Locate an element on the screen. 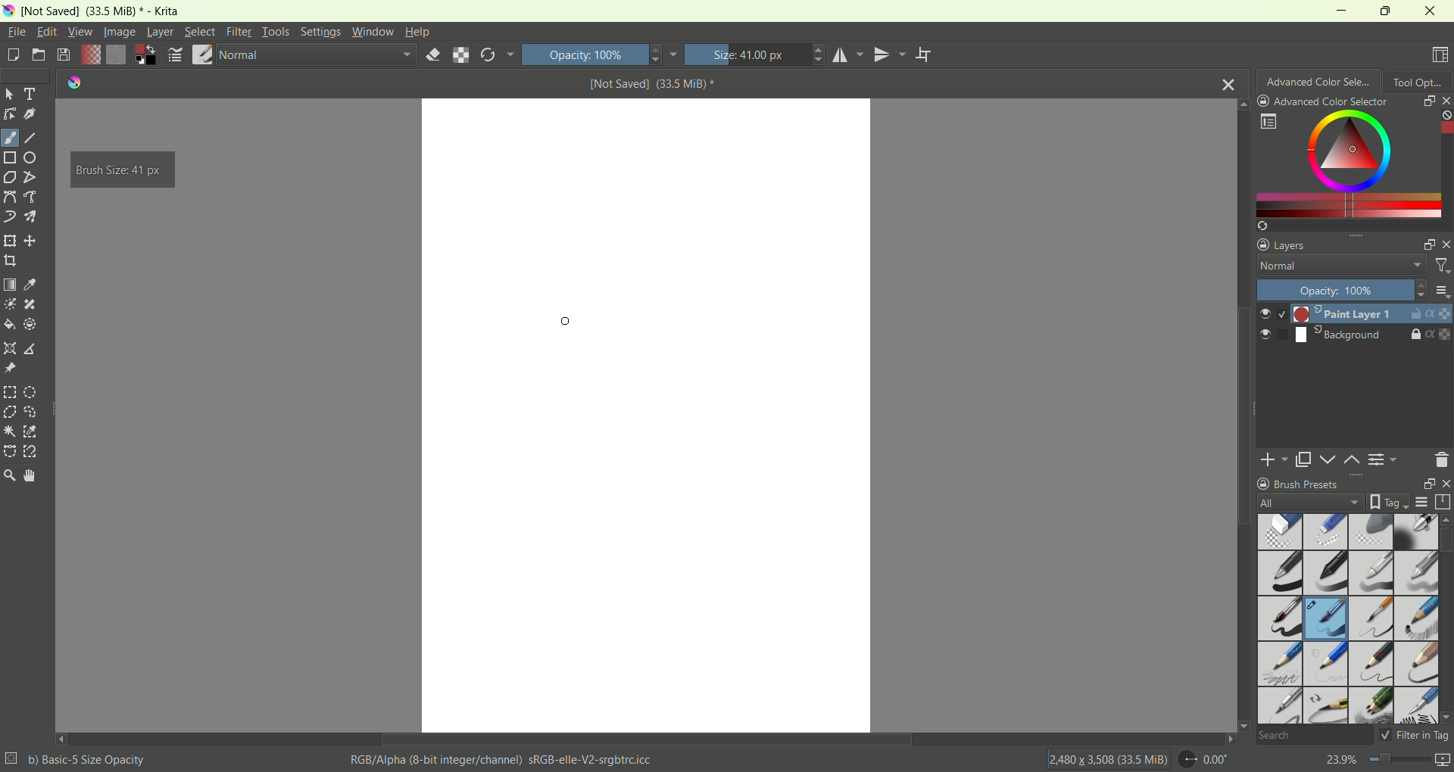 Image resolution: width=1454 pixels, height=772 pixels. elliptical selection is located at coordinates (30, 394).